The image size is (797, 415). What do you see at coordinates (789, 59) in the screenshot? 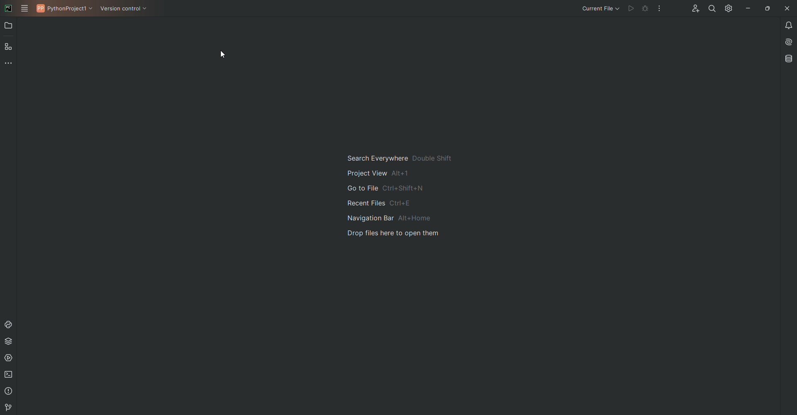
I see `Database` at bounding box center [789, 59].